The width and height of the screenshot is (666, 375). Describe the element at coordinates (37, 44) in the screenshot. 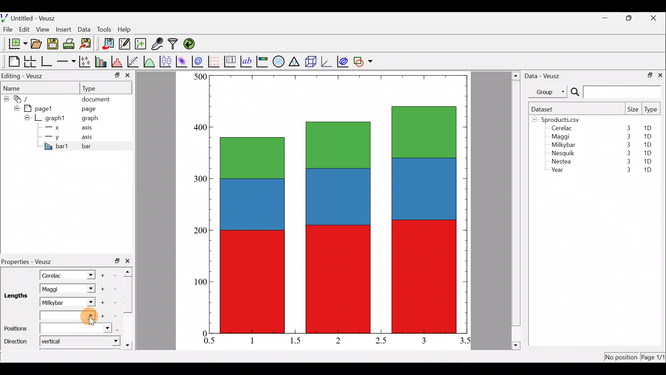

I see `Open a document` at that location.